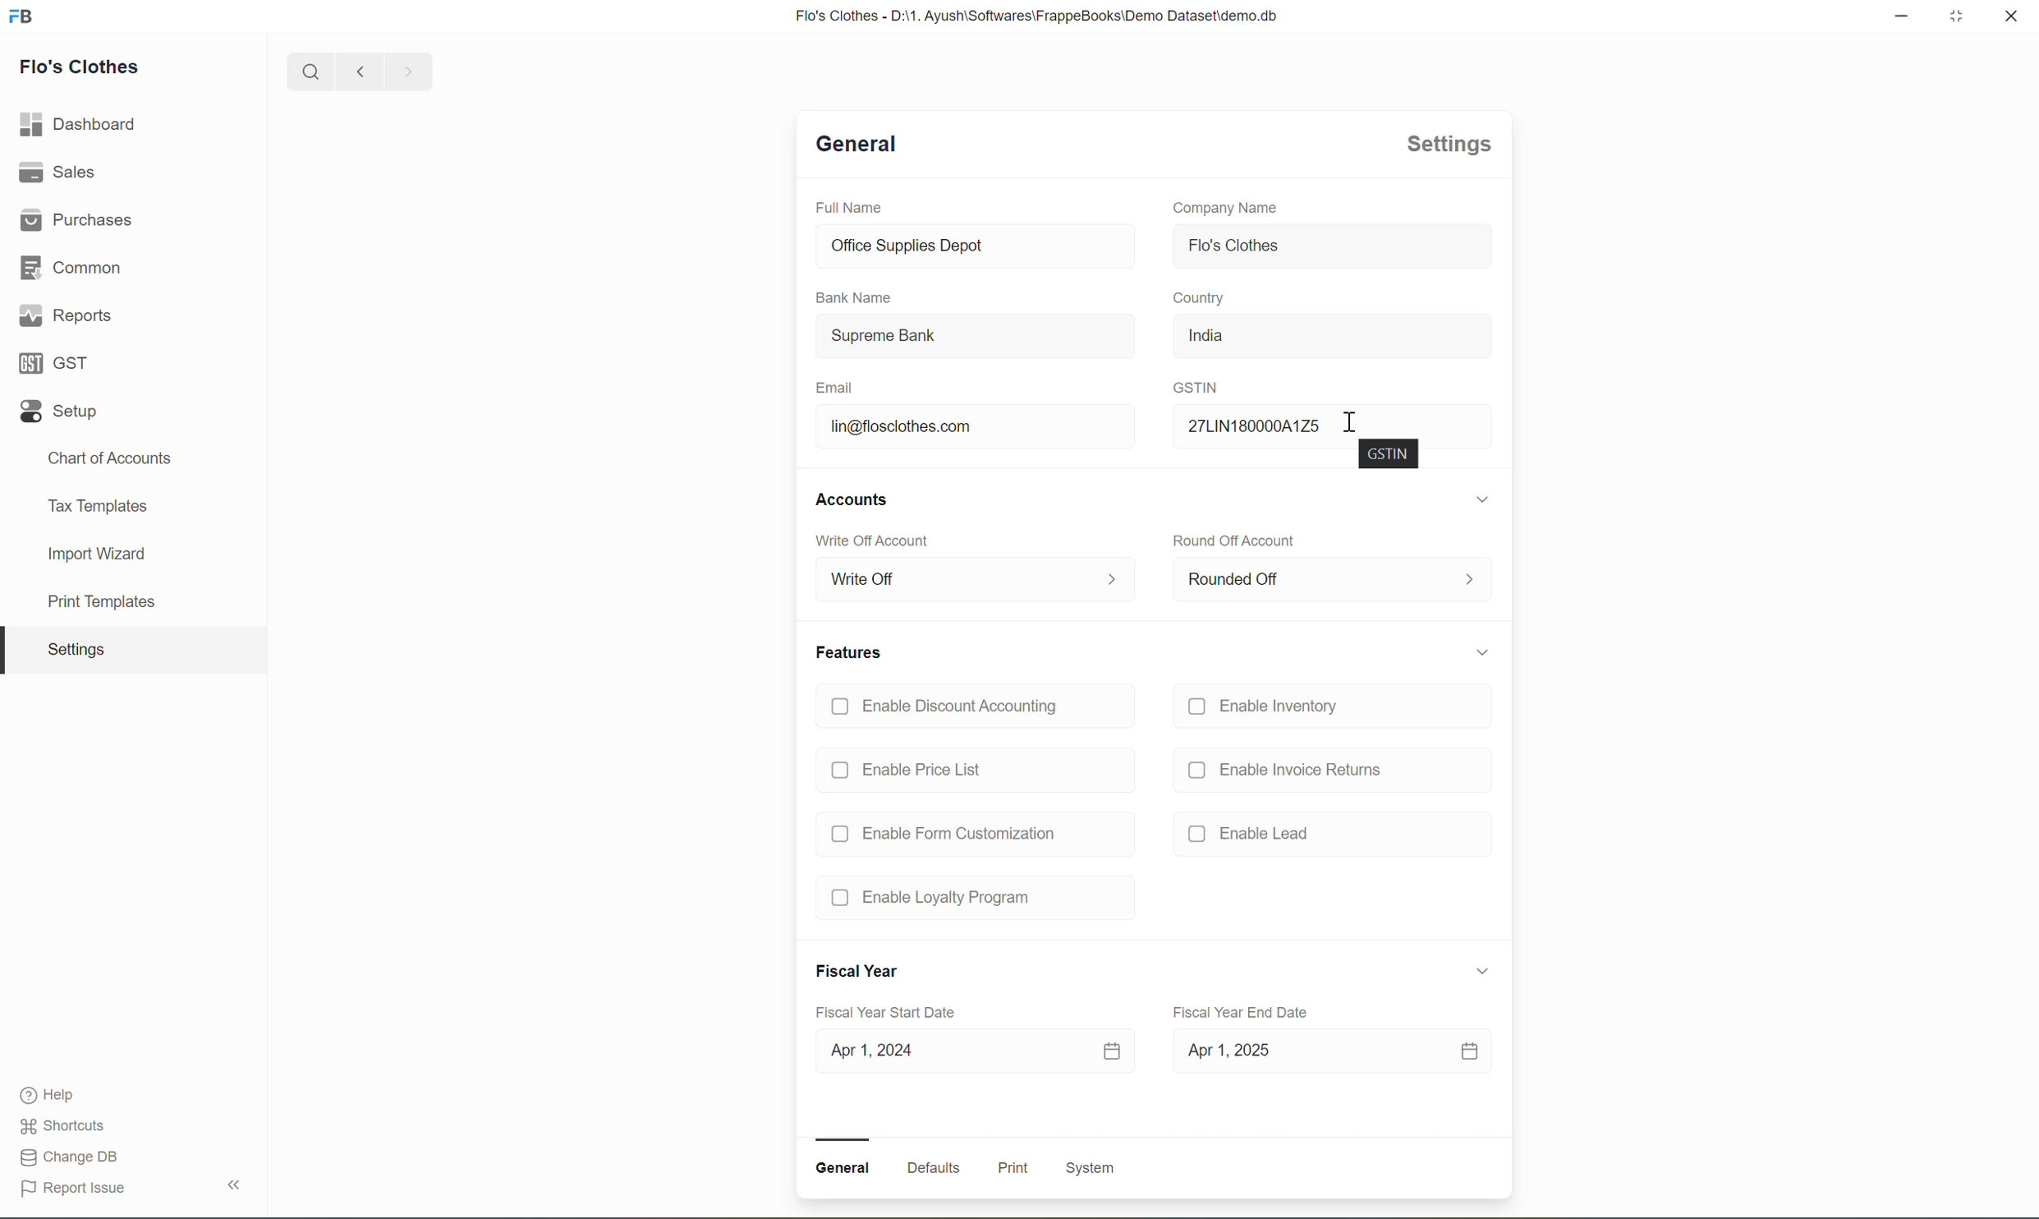  Describe the element at coordinates (948, 1051) in the screenshot. I see `Apr 1, 2024` at that location.